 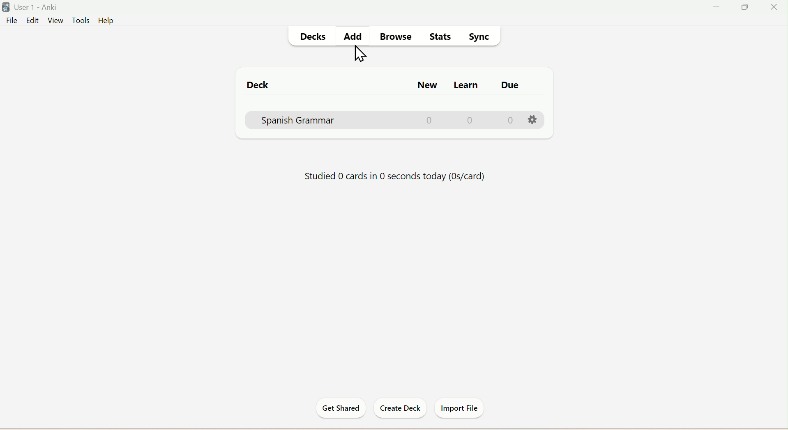 I want to click on Browse, so click(x=401, y=36).